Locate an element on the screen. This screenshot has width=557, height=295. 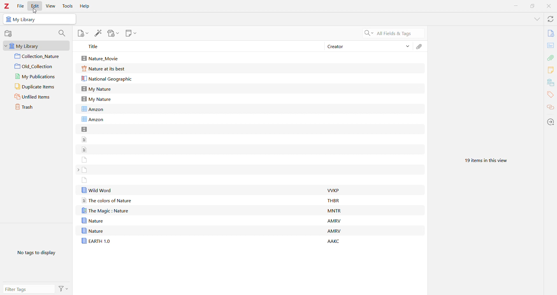
Close is located at coordinates (548, 7).